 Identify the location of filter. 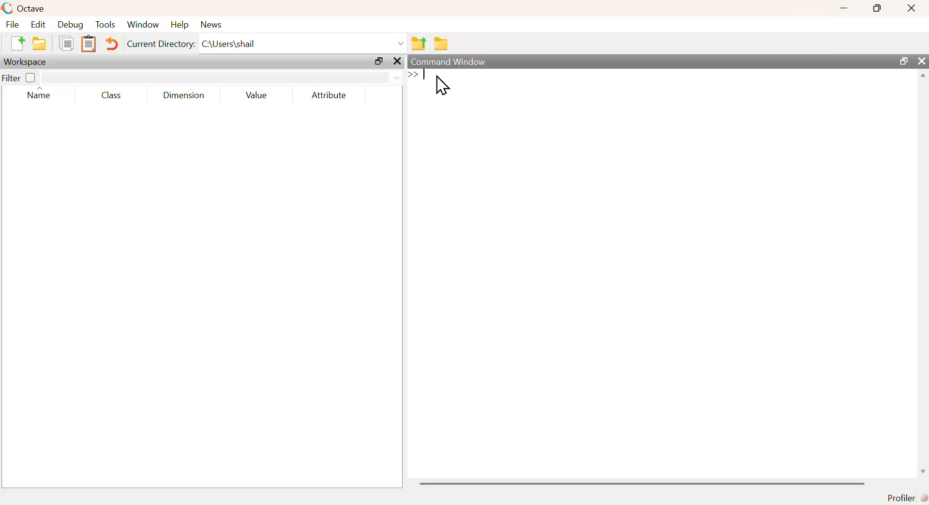
(11, 78).